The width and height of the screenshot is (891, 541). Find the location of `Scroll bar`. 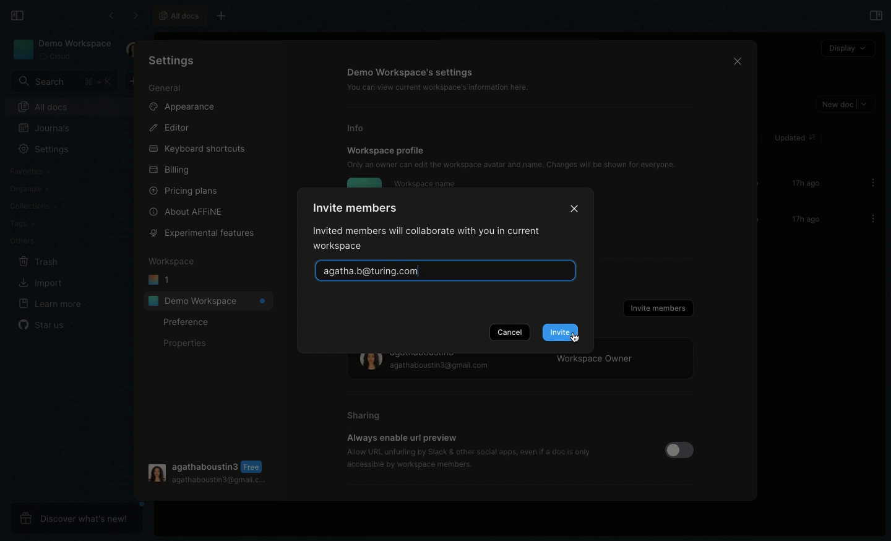

Scroll bar is located at coordinates (756, 204).